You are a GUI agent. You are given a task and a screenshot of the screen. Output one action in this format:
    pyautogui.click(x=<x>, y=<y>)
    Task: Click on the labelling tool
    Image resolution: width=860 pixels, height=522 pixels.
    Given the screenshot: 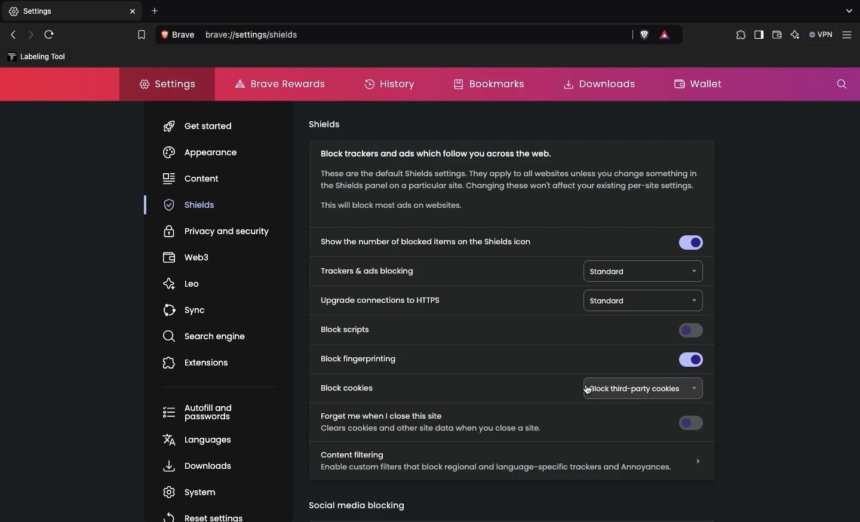 What is the action you would take?
    pyautogui.click(x=35, y=56)
    